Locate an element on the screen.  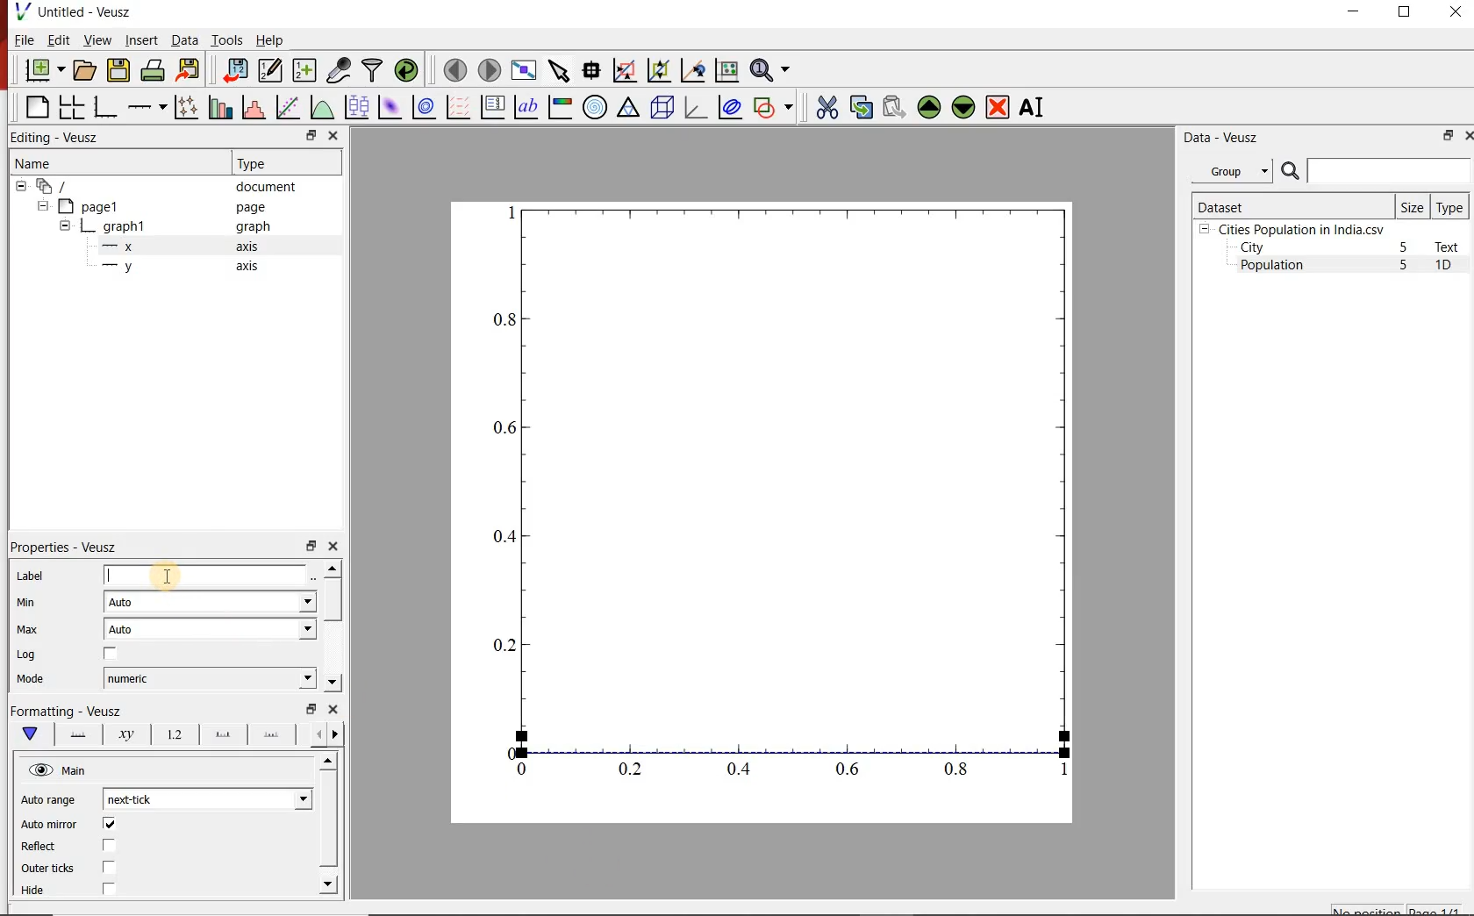
graph1 is located at coordinates (784, 508).